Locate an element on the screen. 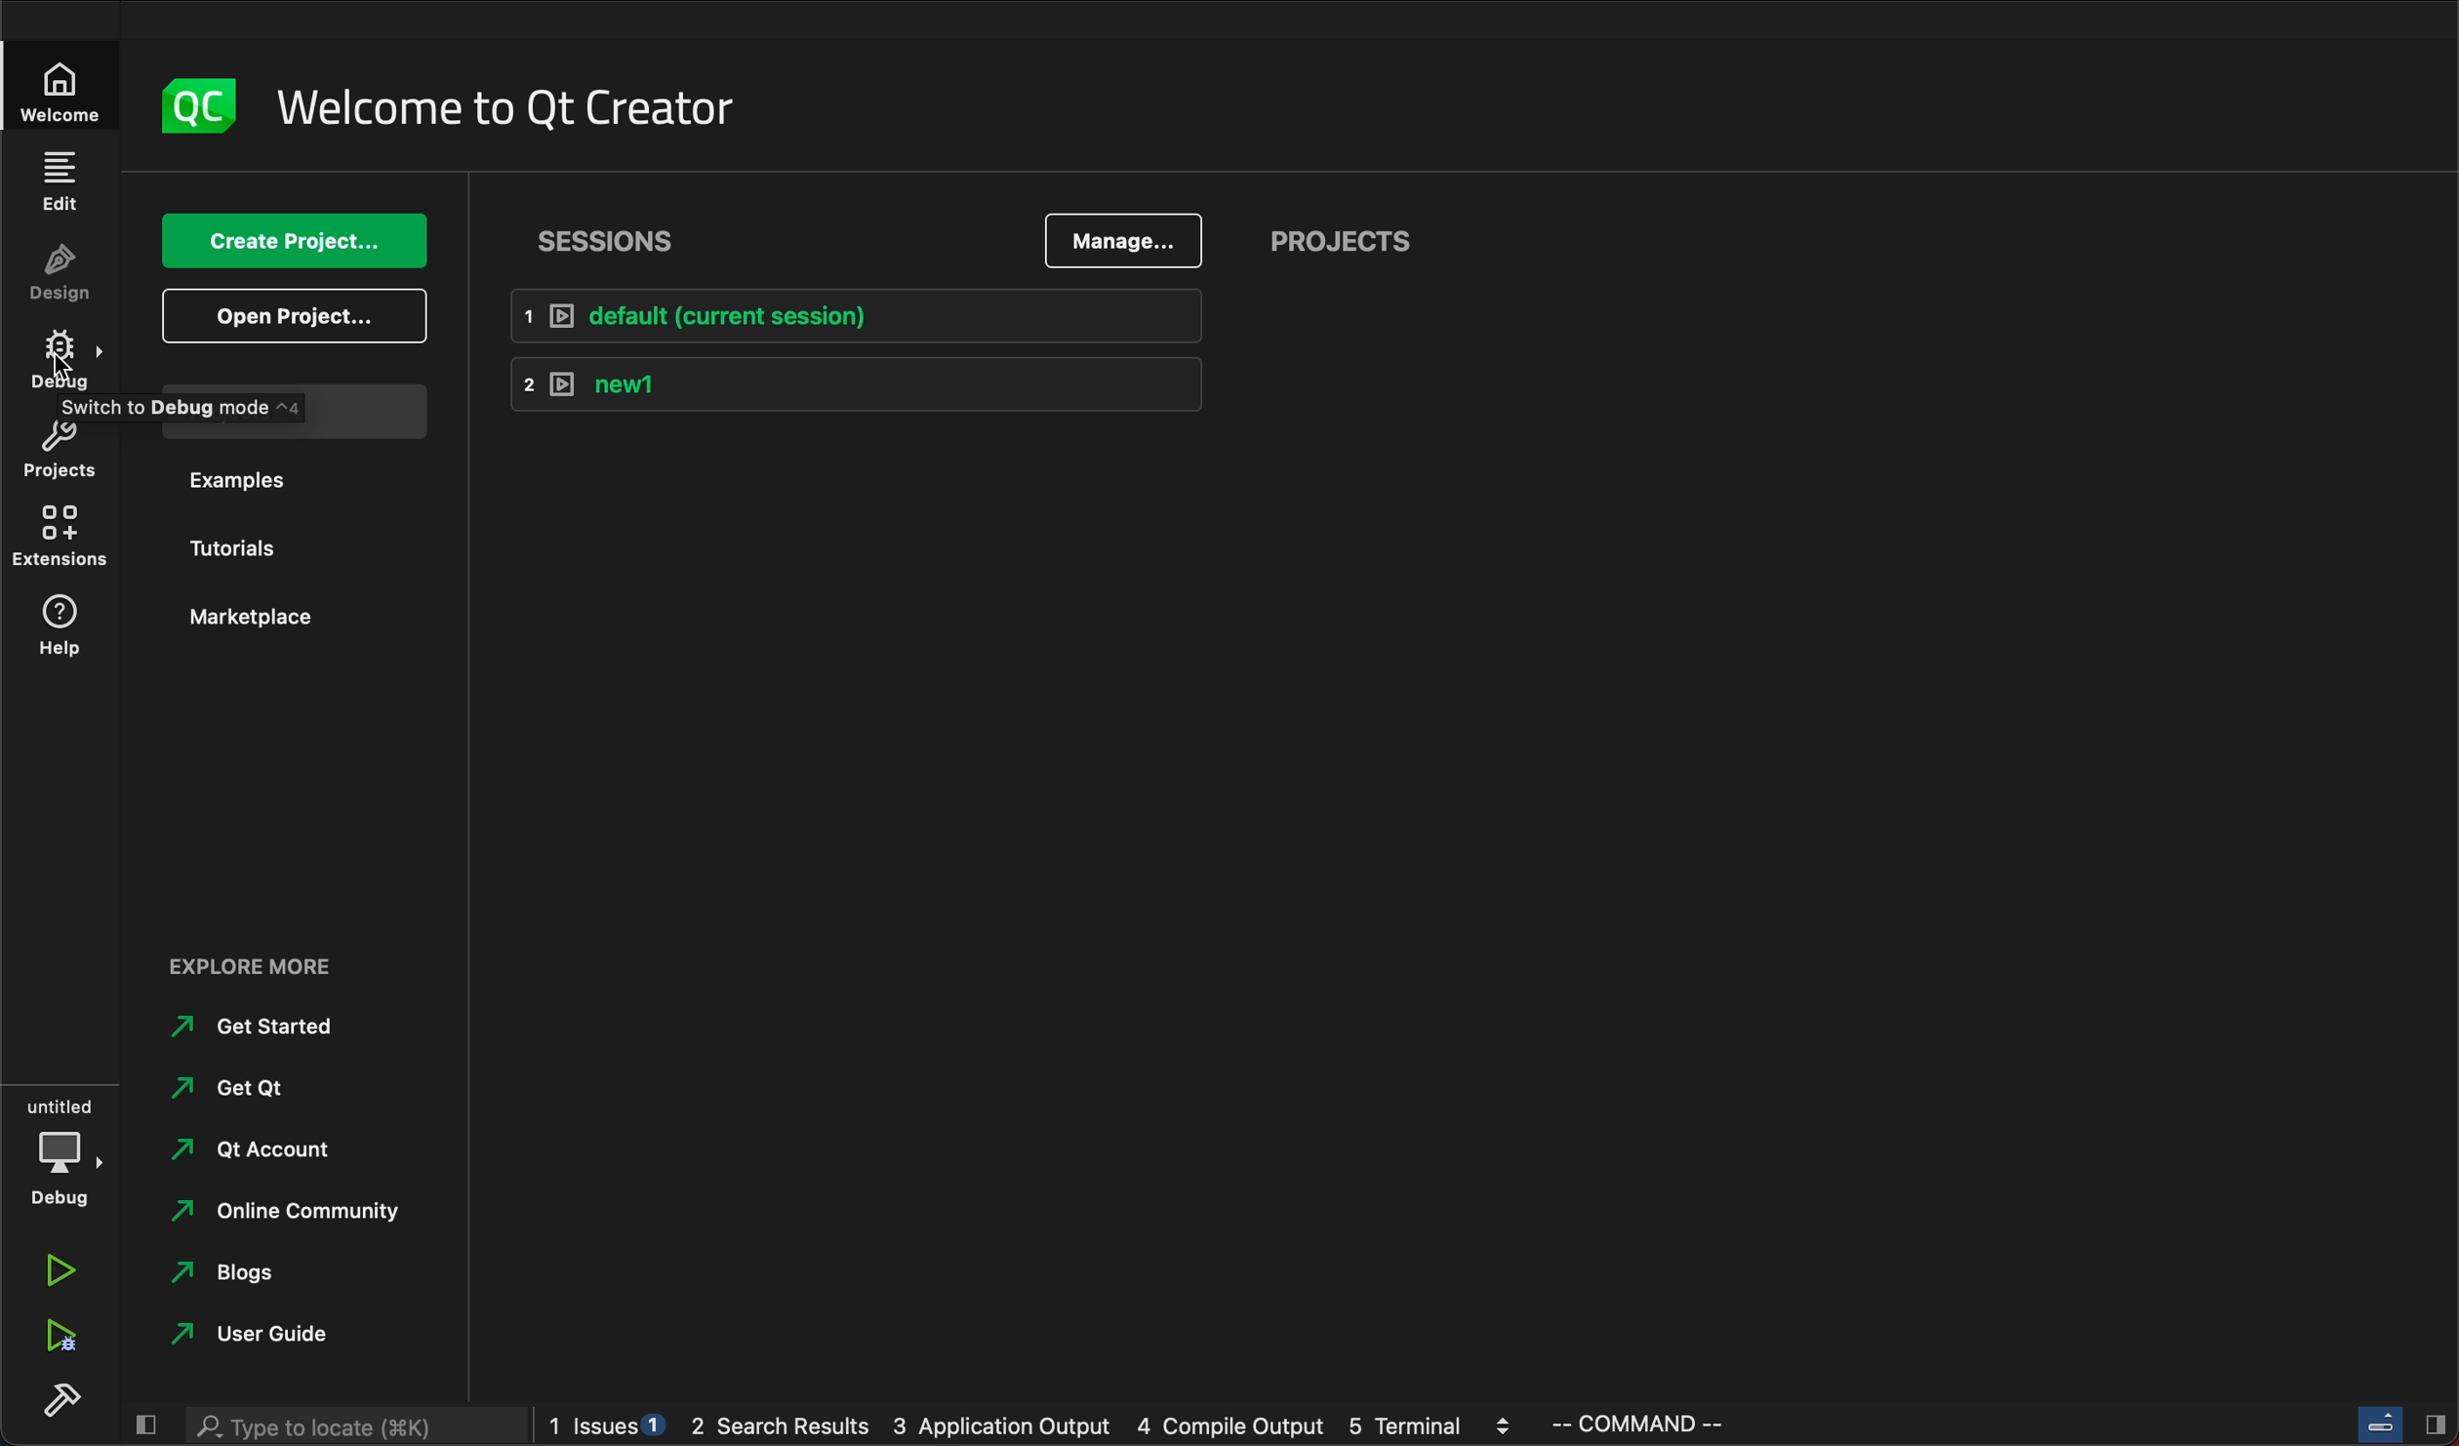 The height and width of the screenshot is (1446, 2459). search result is located at coordinates (786, 1430).